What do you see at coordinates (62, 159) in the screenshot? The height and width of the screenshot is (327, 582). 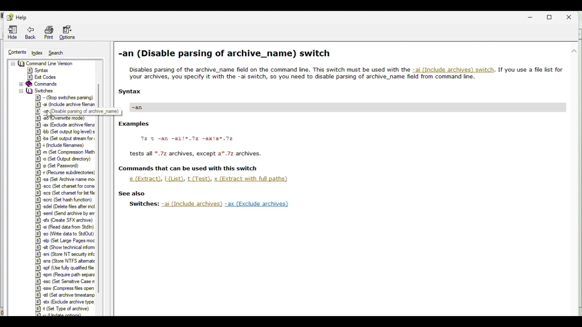 I see `1%] © (Set Output directory)` at bounding box center [62, 159].